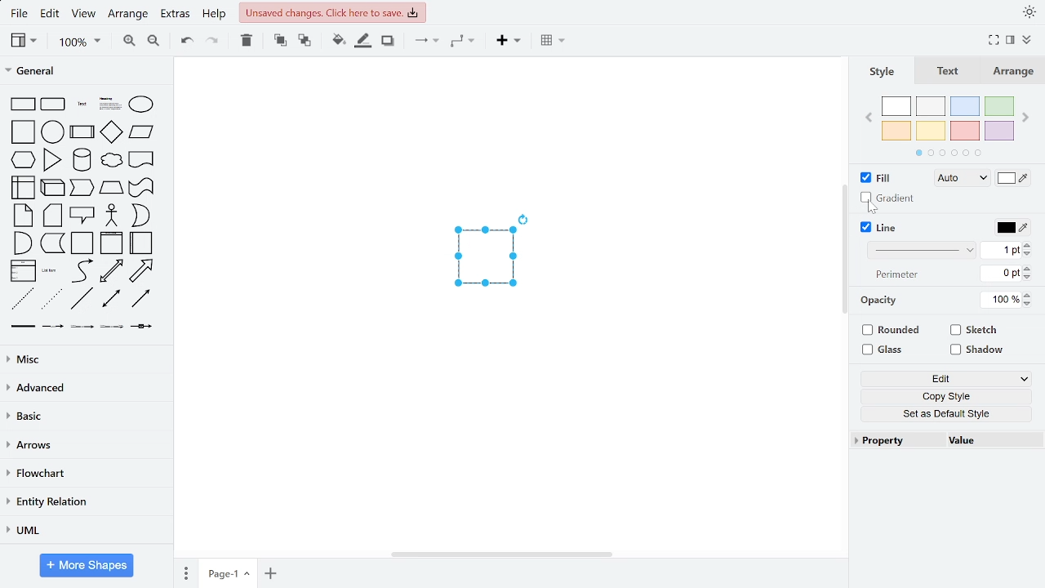  I want to click on add page, so click(270, 573).